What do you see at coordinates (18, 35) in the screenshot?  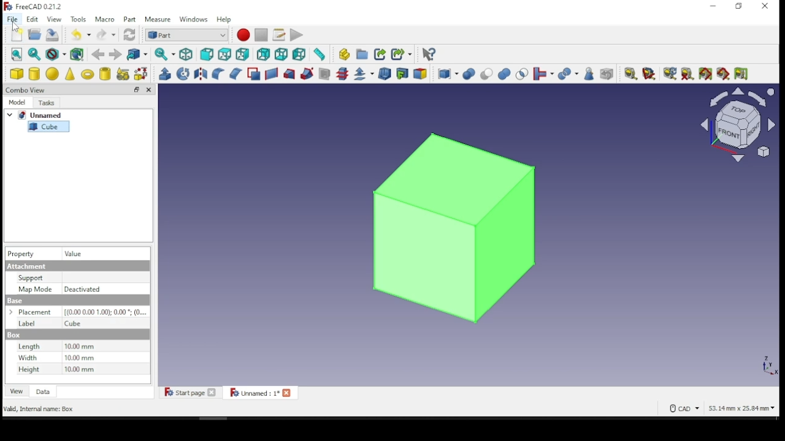 I see `new` at bounding box center [18, 35].